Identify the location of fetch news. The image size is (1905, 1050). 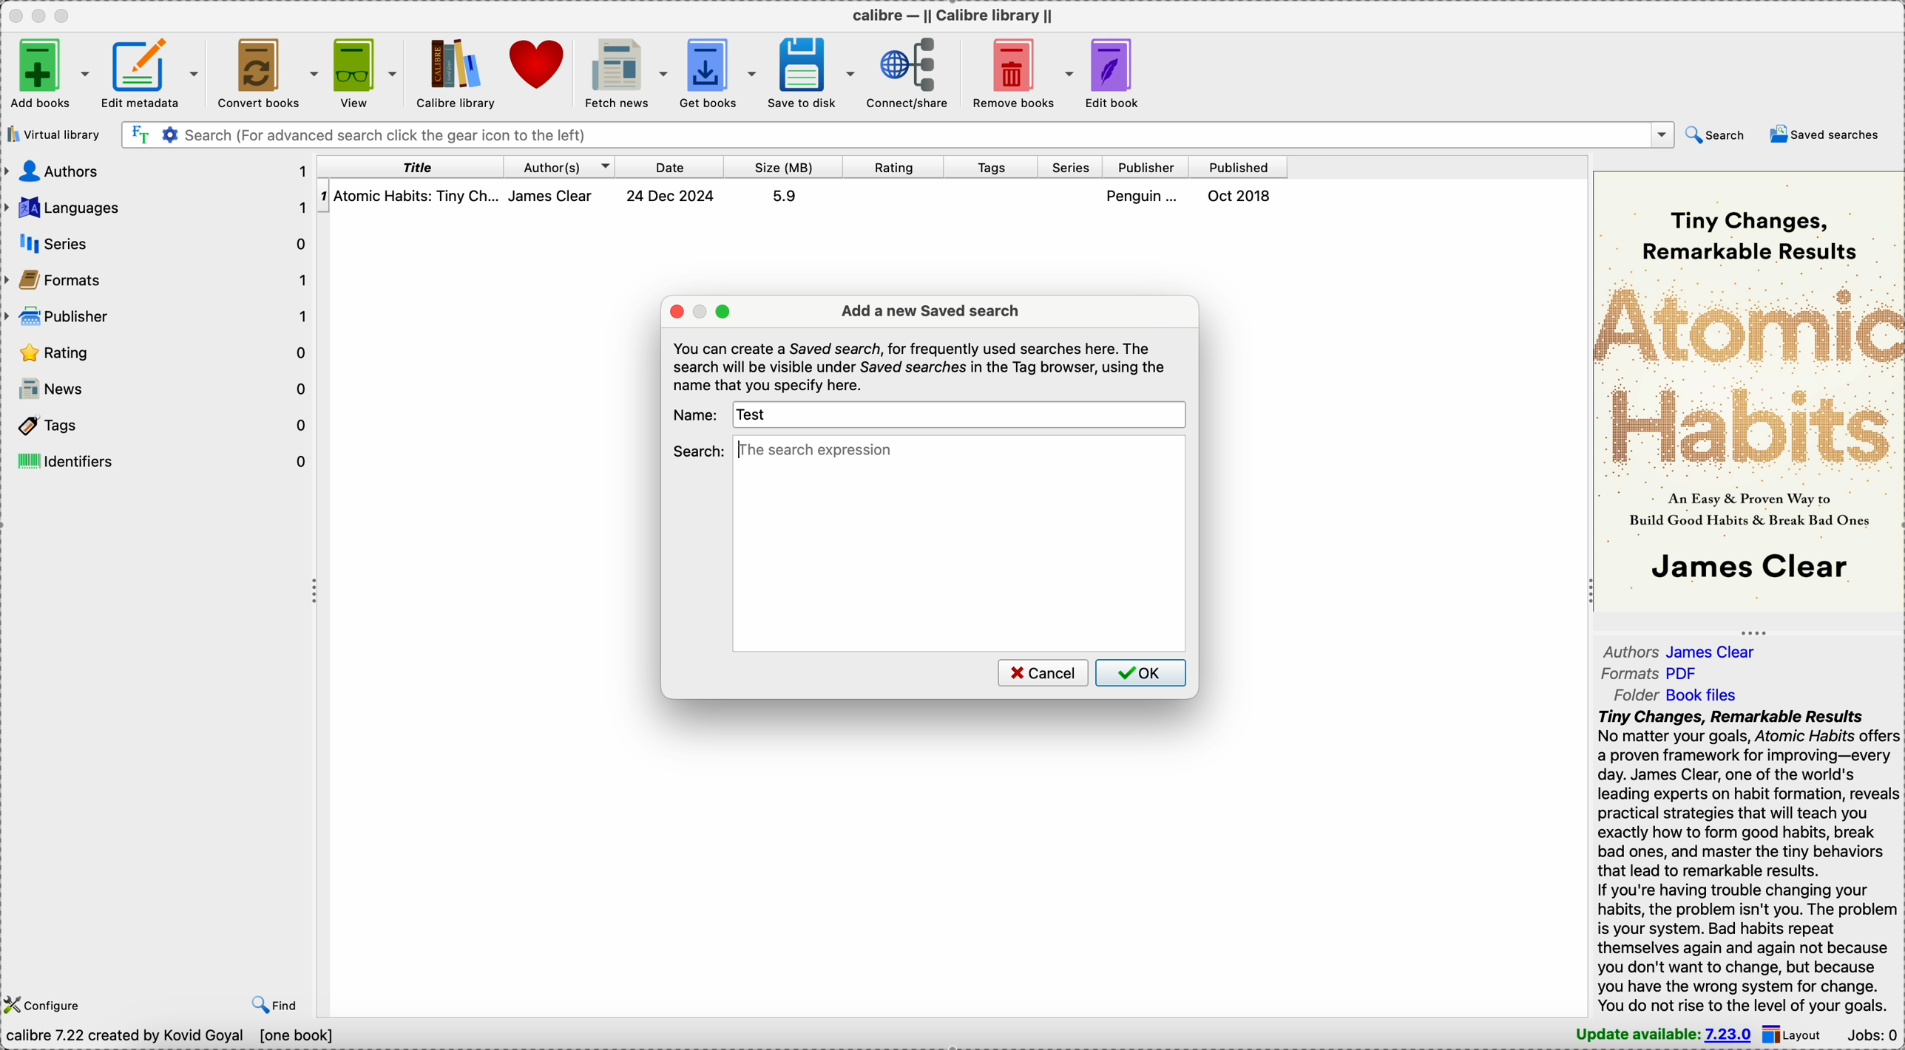
(628, 71).